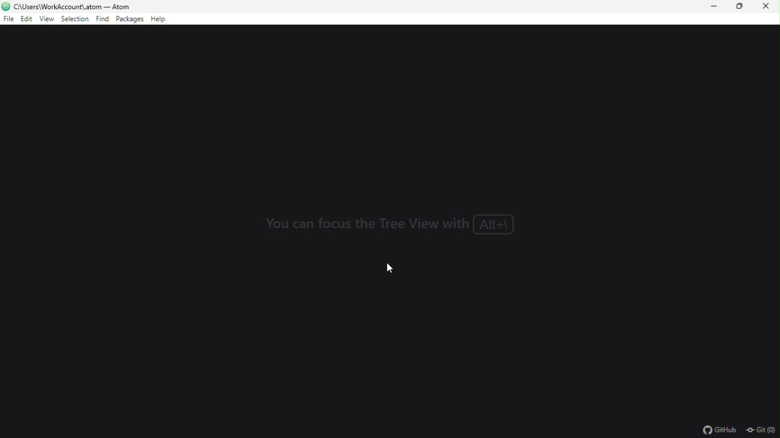 The image size is (780, 438). What do you see at coordinates (741, 9) in the screenshot?
I see `restore` at bounding box center [741, 9].